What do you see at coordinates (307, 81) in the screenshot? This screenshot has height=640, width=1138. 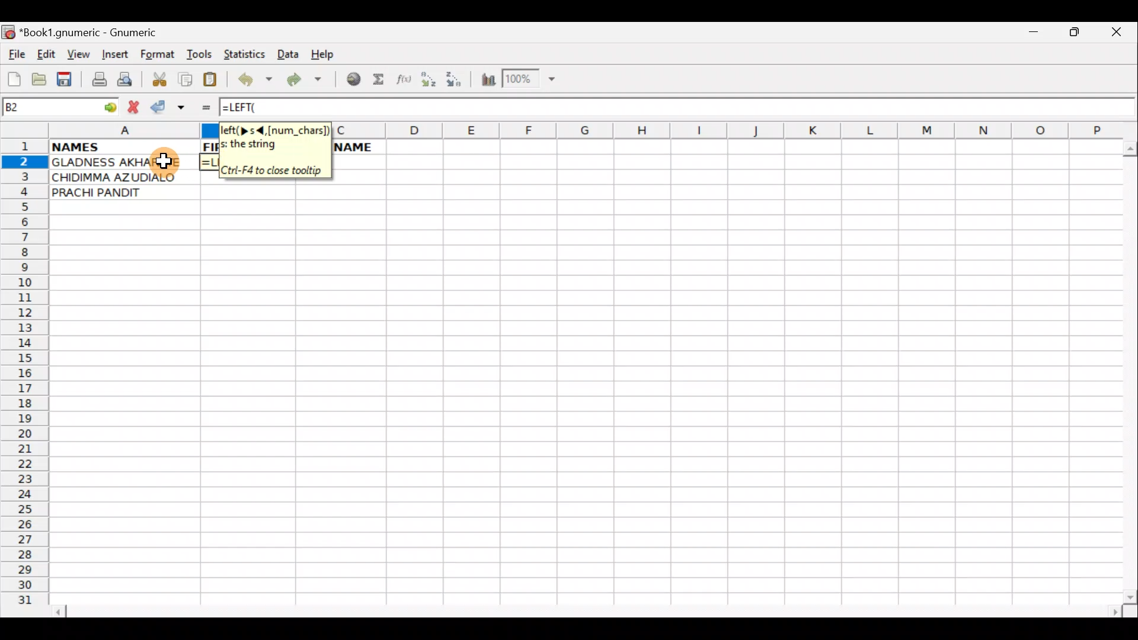 I see `Redo undone action` at bounding box center [307, 81].